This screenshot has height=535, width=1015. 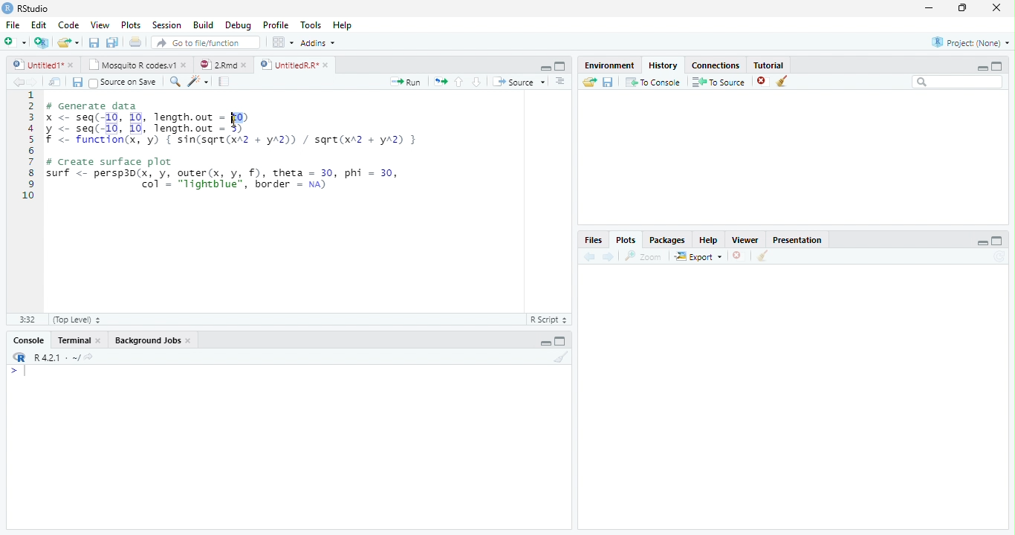 What do you see at coordinates (608, 82) in the screenshot?
I see `Save history into a file` at bounding box center [608, 82].